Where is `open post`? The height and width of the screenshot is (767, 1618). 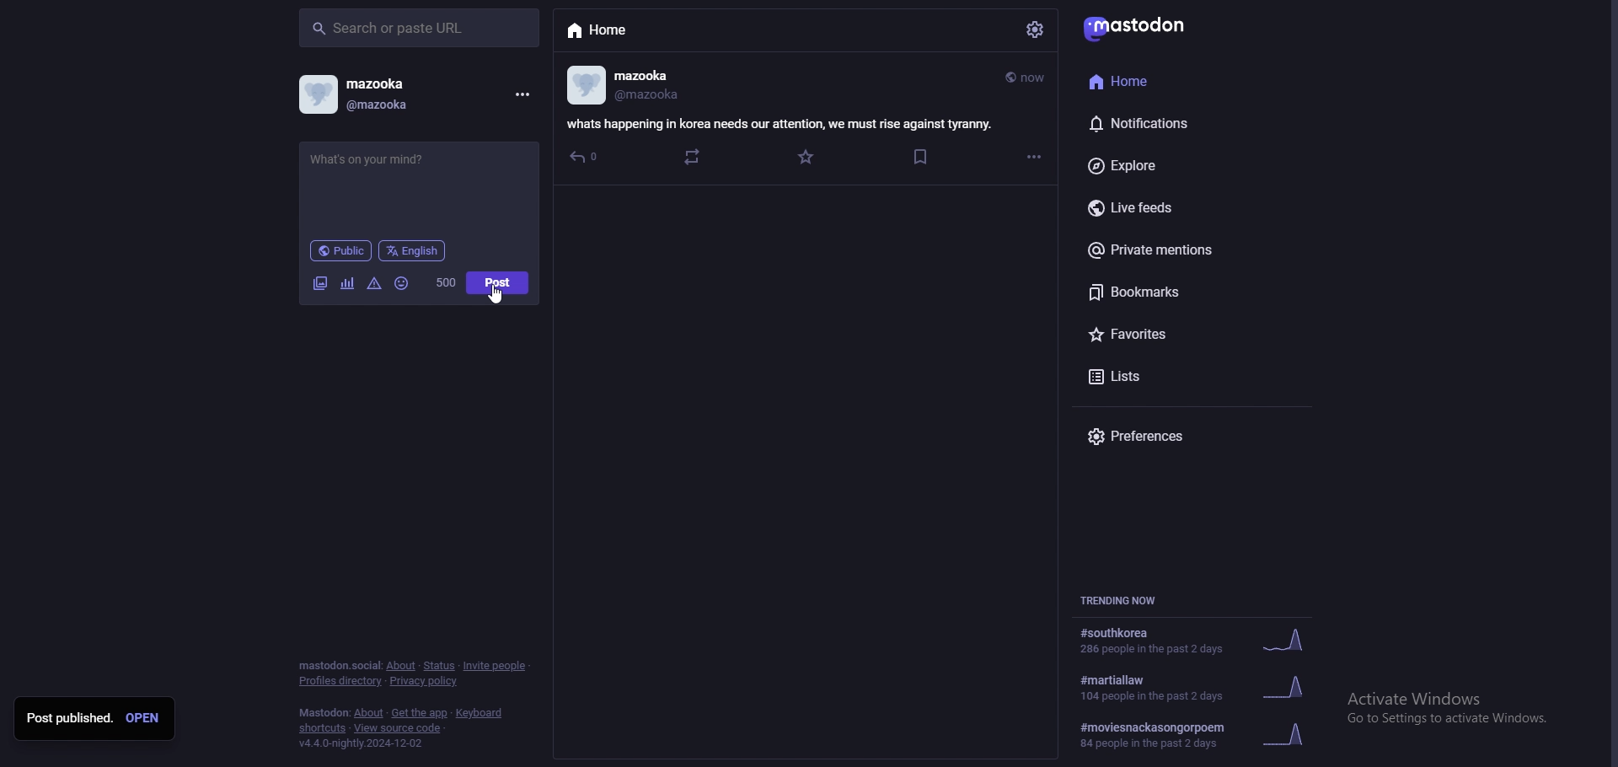 open post is located at coordinates (143, 719).